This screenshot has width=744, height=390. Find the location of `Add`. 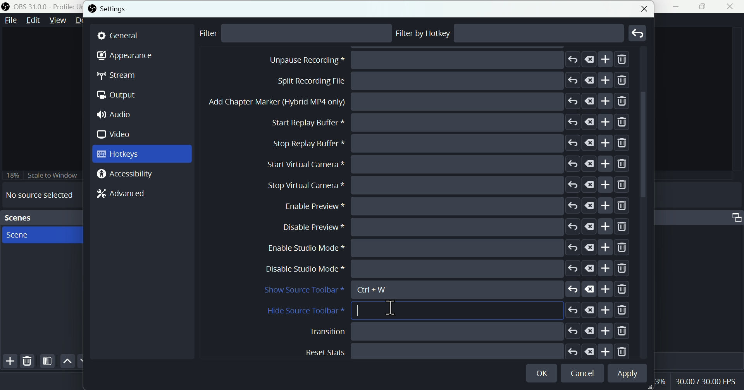

Add is located at coordinates (9, 363).